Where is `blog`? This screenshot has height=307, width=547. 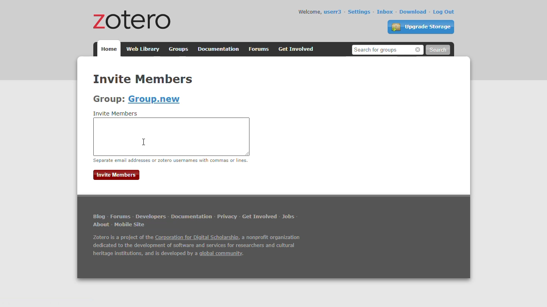
blog is located at coordinates (99, 217).